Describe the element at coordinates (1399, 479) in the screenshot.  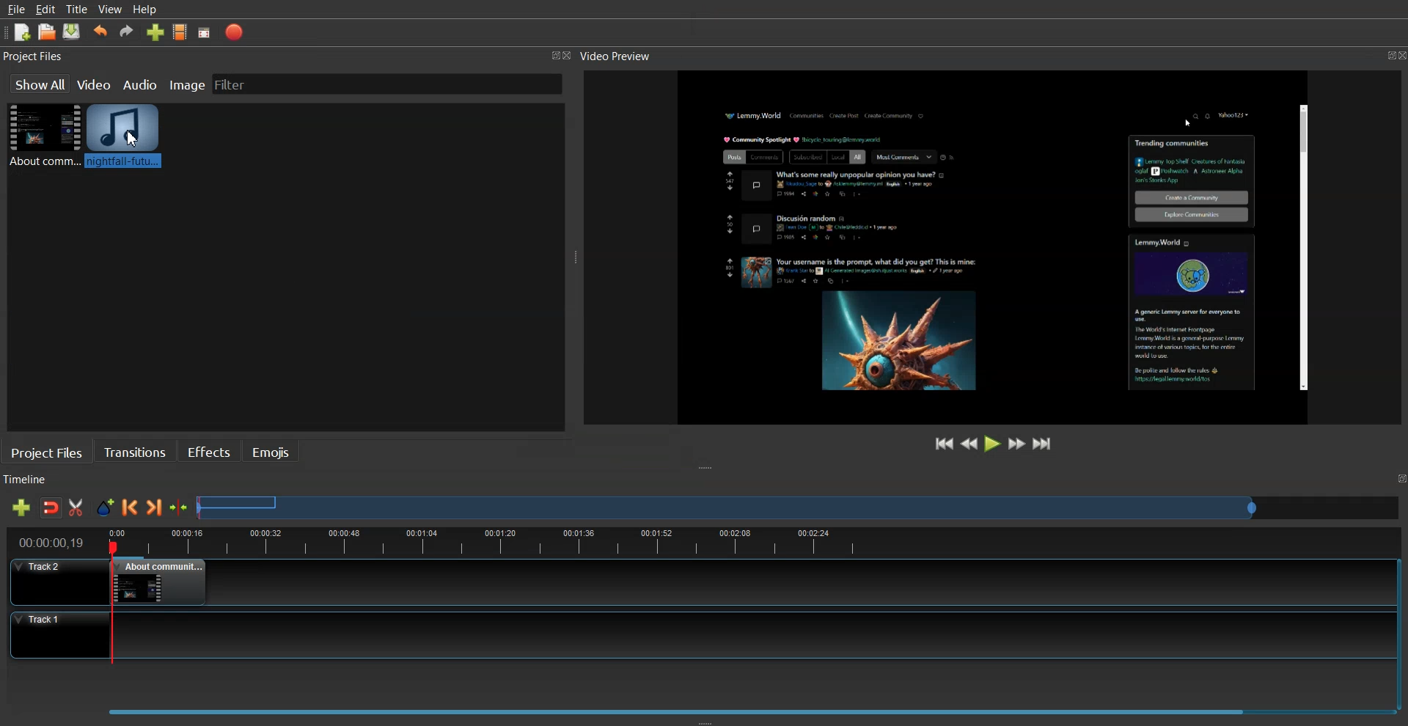
I see `Maximize` at that location.